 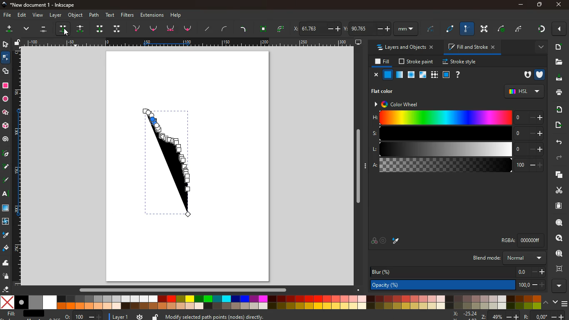 I want to click on paint, so click(x=6, y=249).